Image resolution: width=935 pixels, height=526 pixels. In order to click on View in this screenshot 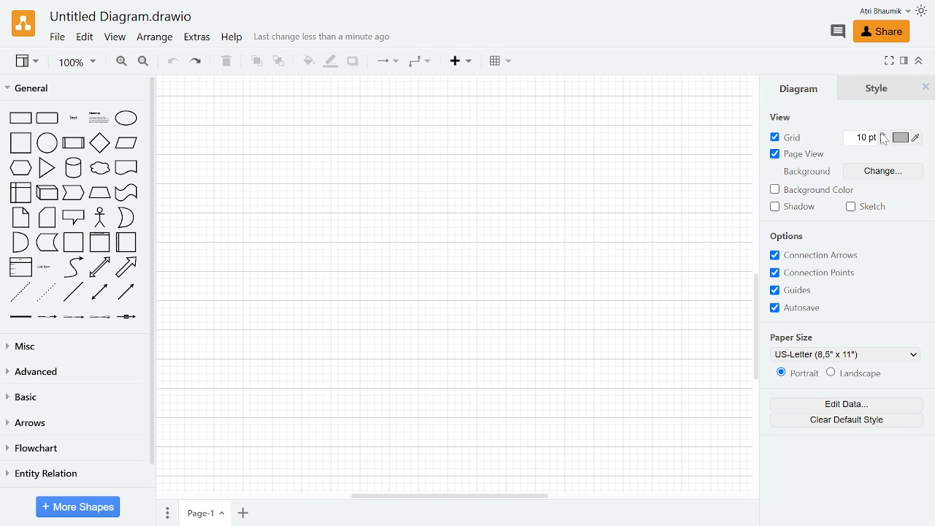, I will do `click(782, 117)`.